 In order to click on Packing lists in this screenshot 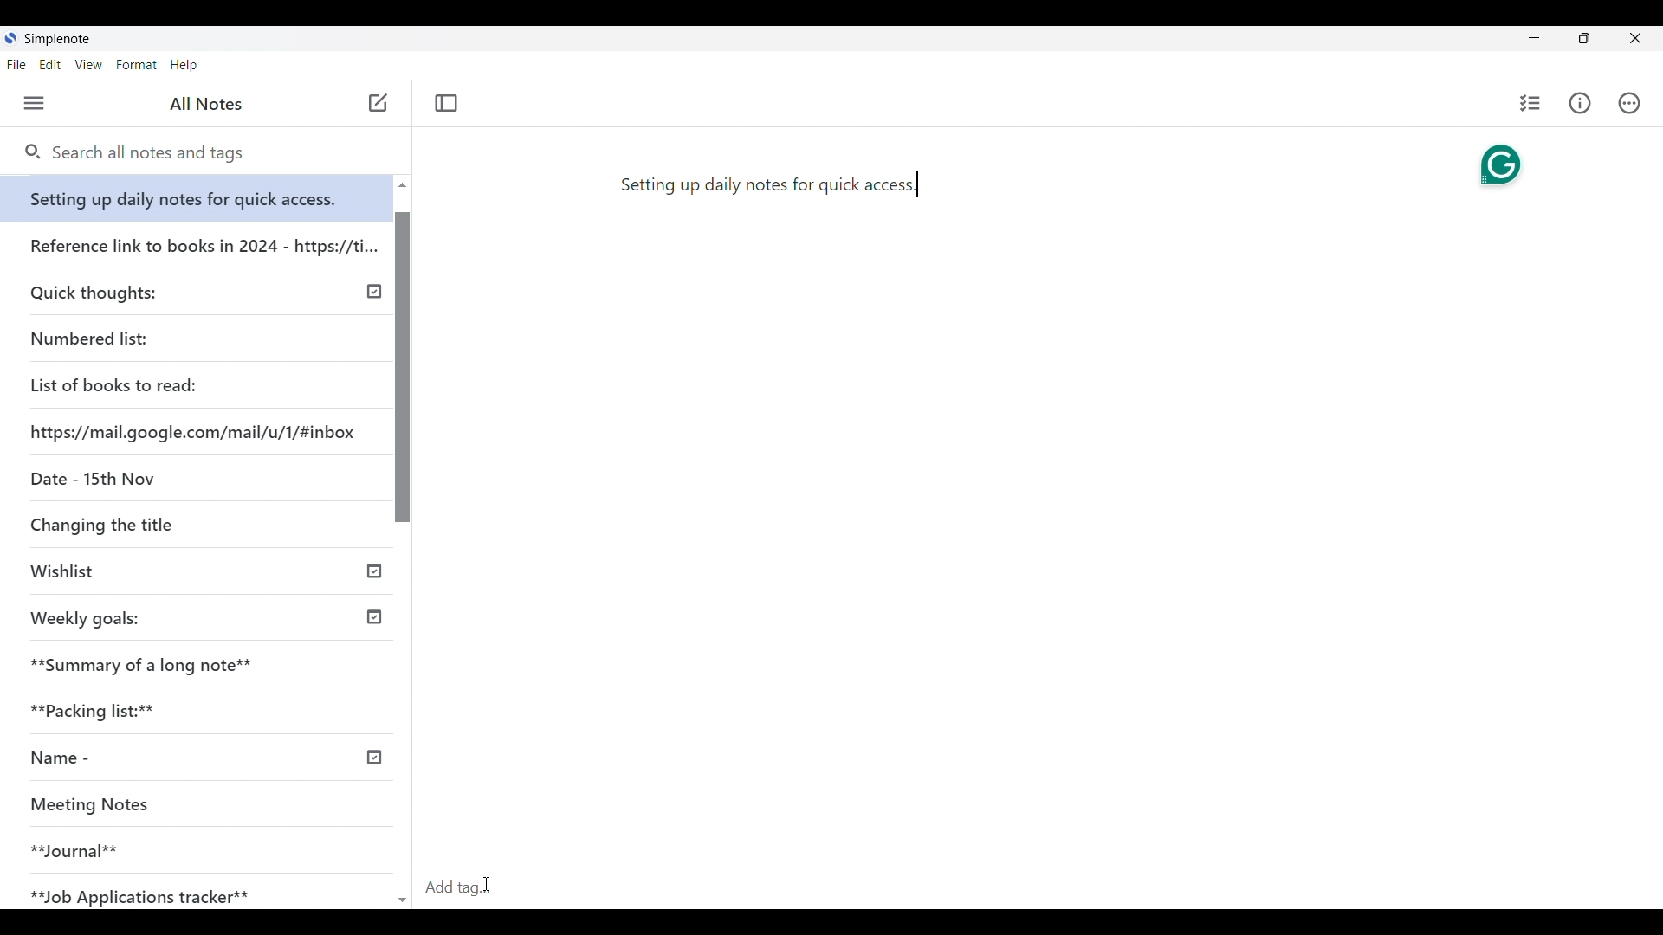, I will do `click(204, 707)`.